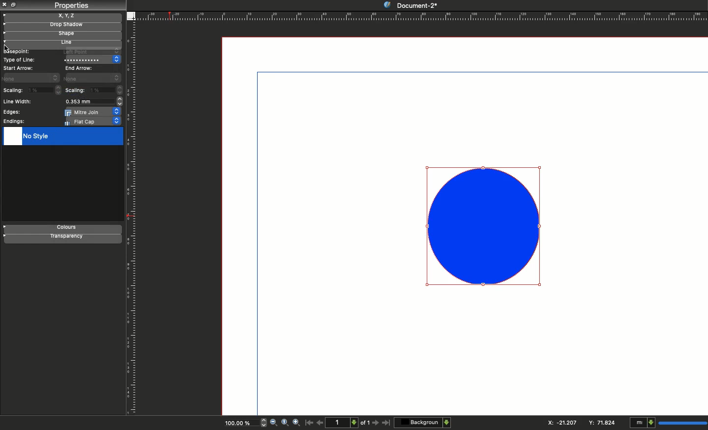  Describe the element at coordinates (559, 423) in the screenshot. I see `X: 115.544` at that location.